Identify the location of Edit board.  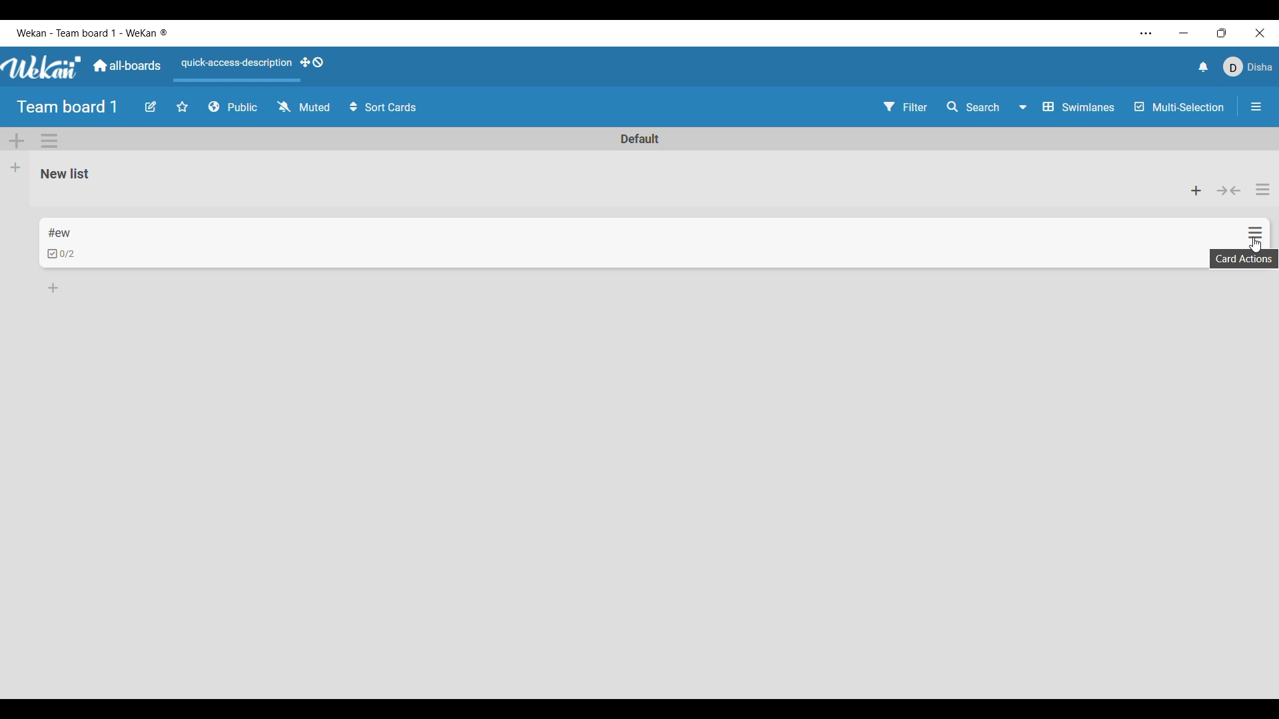
(151, 107).